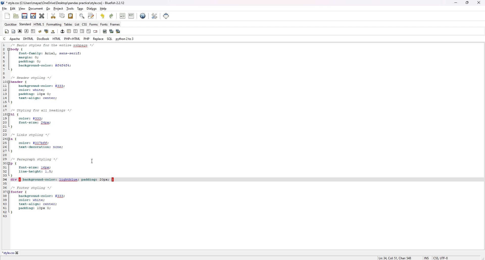 This screenshot has height=260, width=485. I want to click on replace, so click(98, 39).